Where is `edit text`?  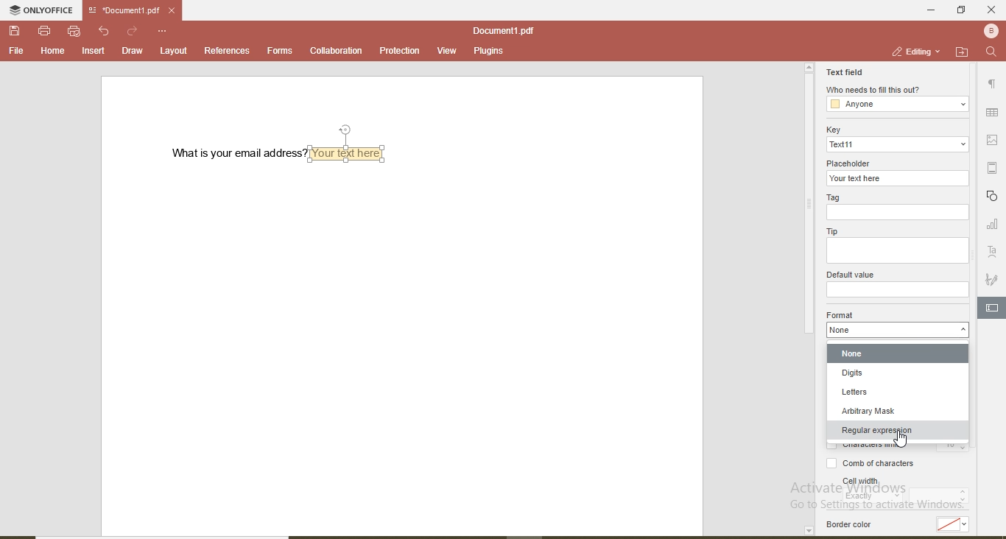
edit text is located at coordinates (994, 306).